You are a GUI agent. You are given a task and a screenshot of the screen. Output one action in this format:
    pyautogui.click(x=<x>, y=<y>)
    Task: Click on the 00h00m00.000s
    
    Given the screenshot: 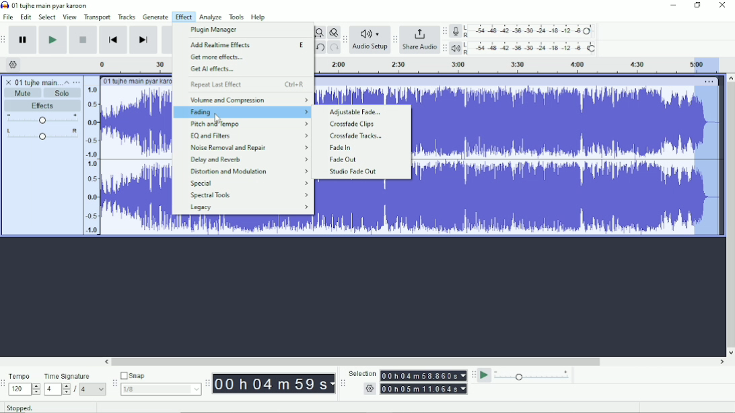 What is the action you would take?
    pyautogui.click(x=424, y=389)
    